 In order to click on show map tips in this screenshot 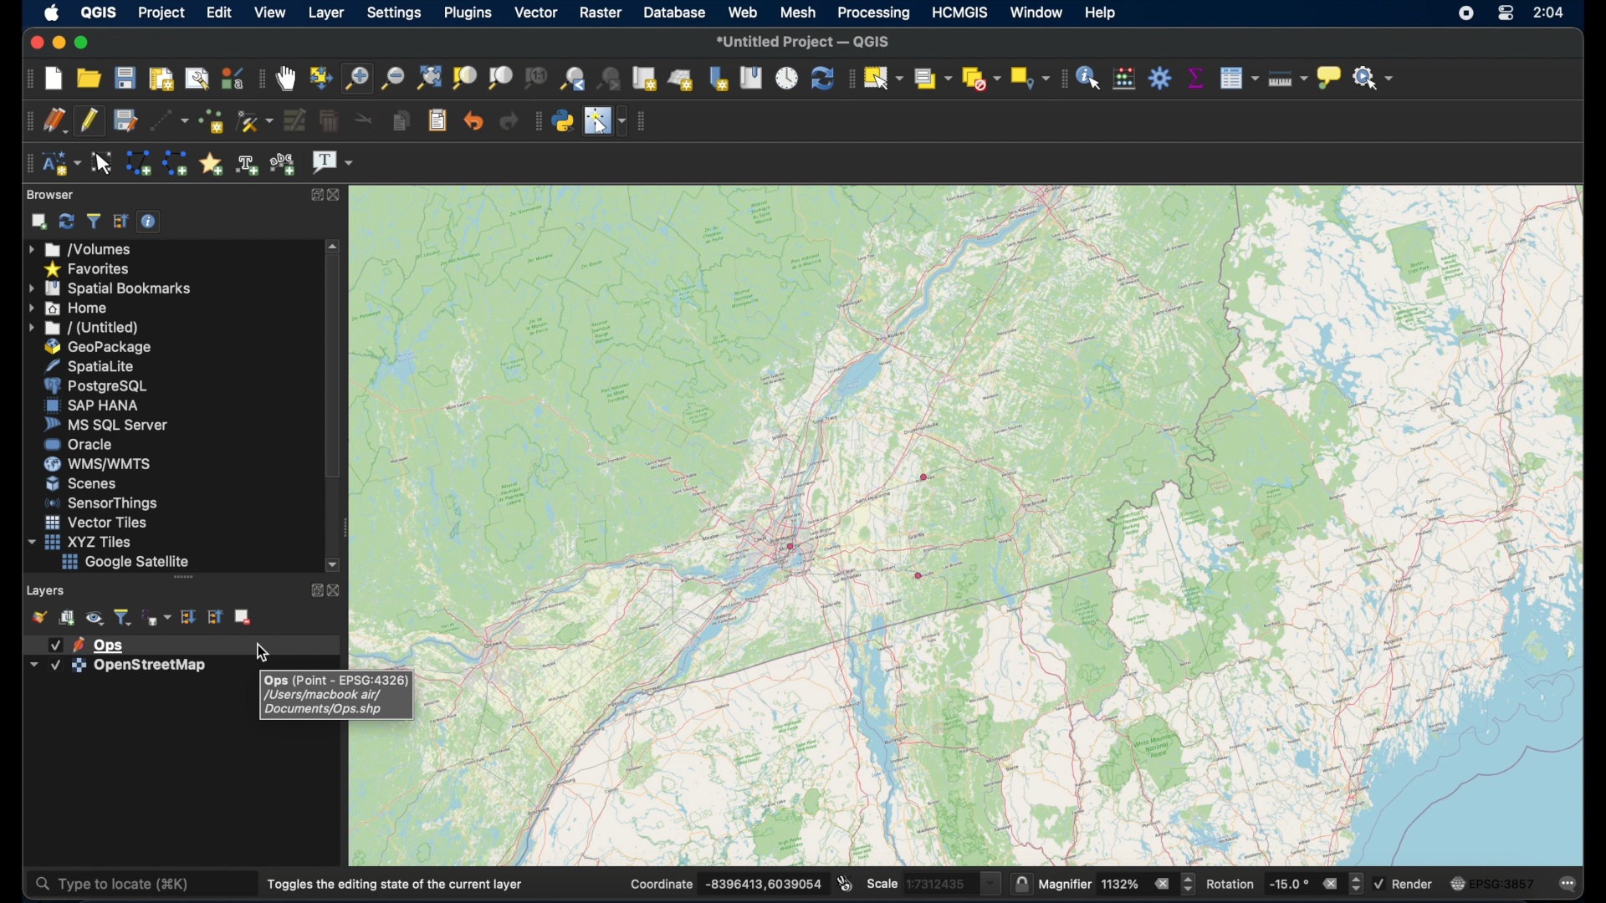, I will do `click(1329, 77)`.